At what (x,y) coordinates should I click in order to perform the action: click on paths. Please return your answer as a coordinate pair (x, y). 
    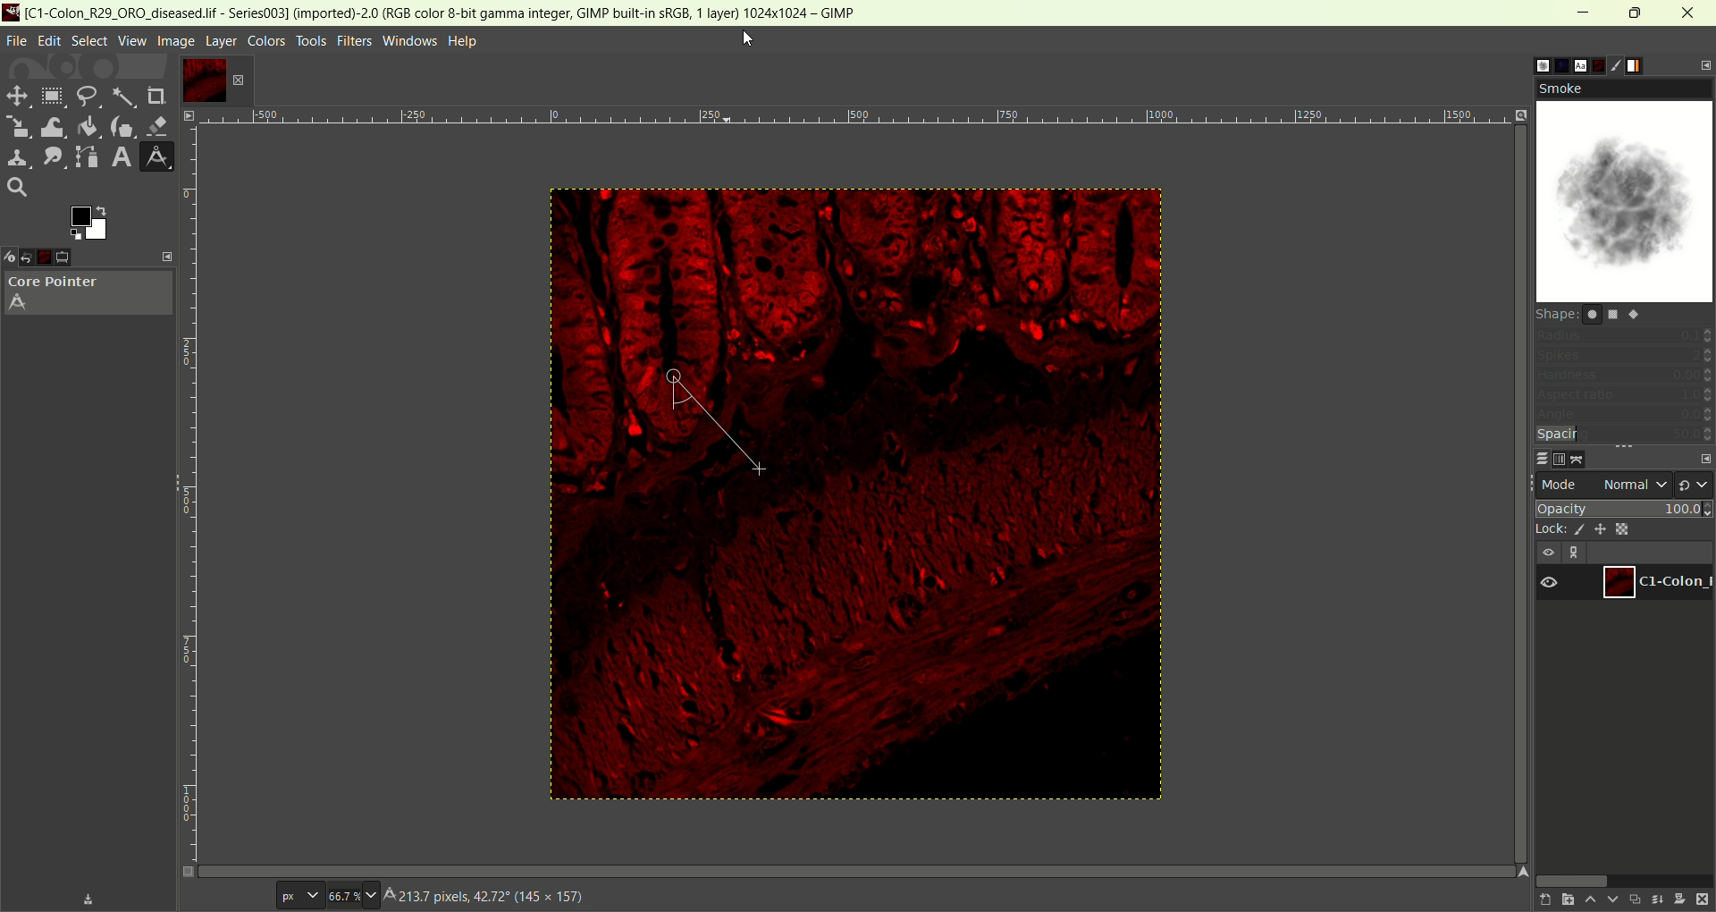
    Looking at the image, I should click on (1582, 459).